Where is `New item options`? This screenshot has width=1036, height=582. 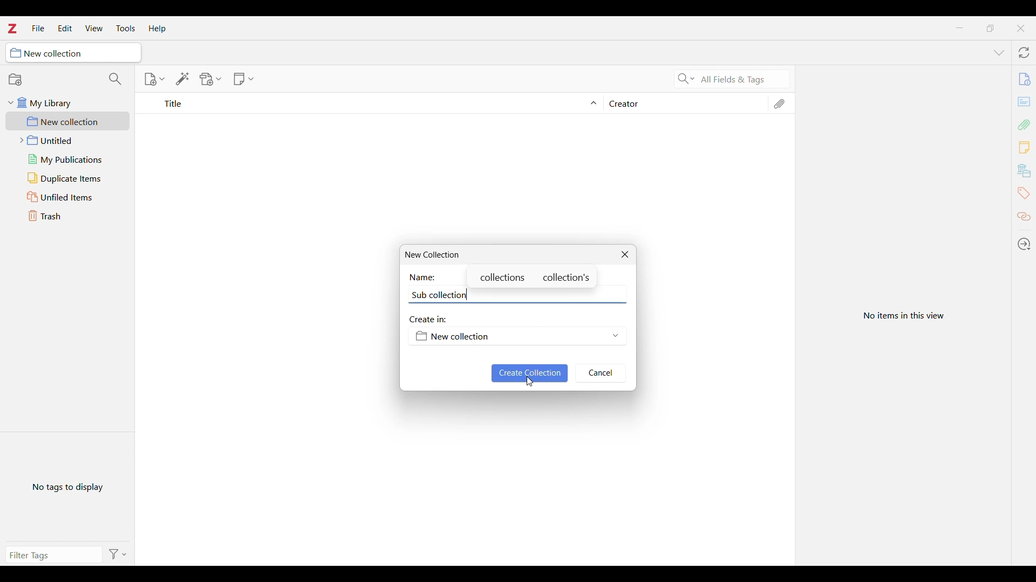
New item options is located at coordinates (154, 79).